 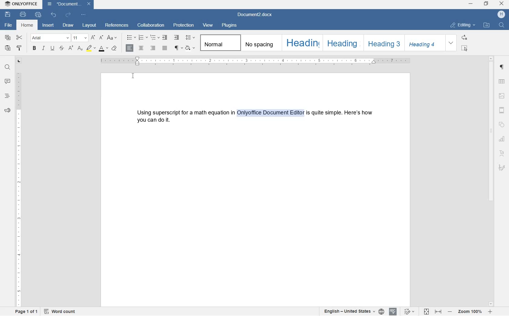 I want to click on word count, so click(x=61, y=311).